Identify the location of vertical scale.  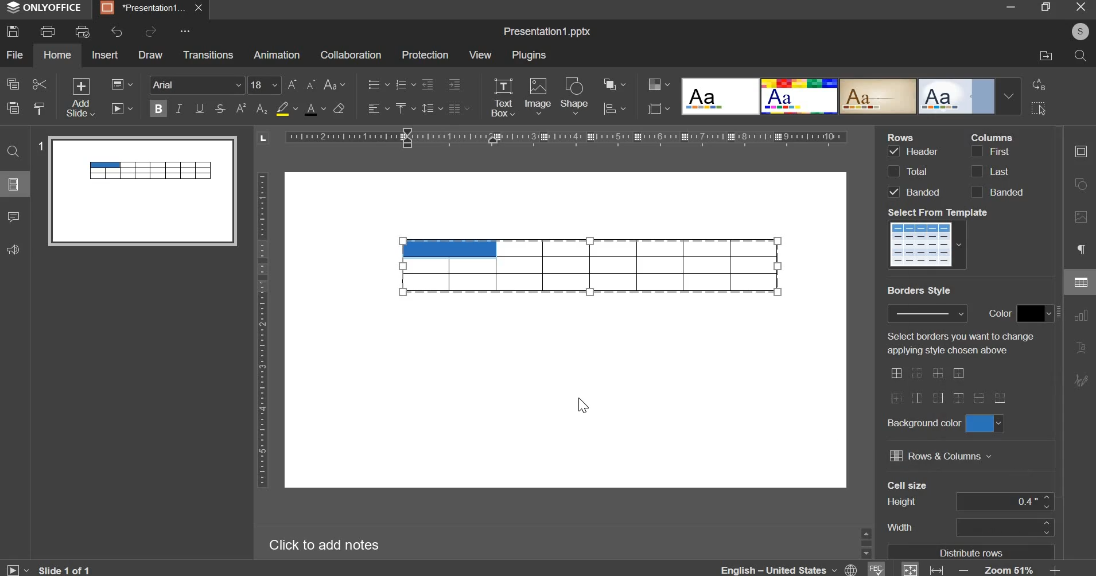
(262, 330).